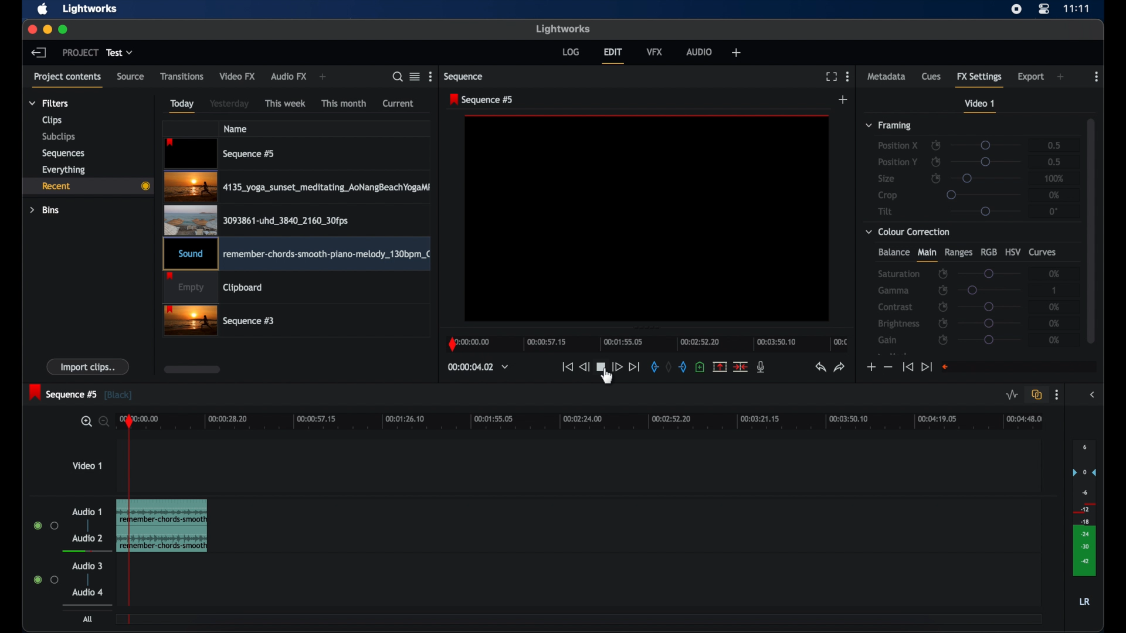  What do you see at coordinates (1012, 395) in the screenshot?
I see `toggle audio levels editing` at bounding box center [1012, 395].